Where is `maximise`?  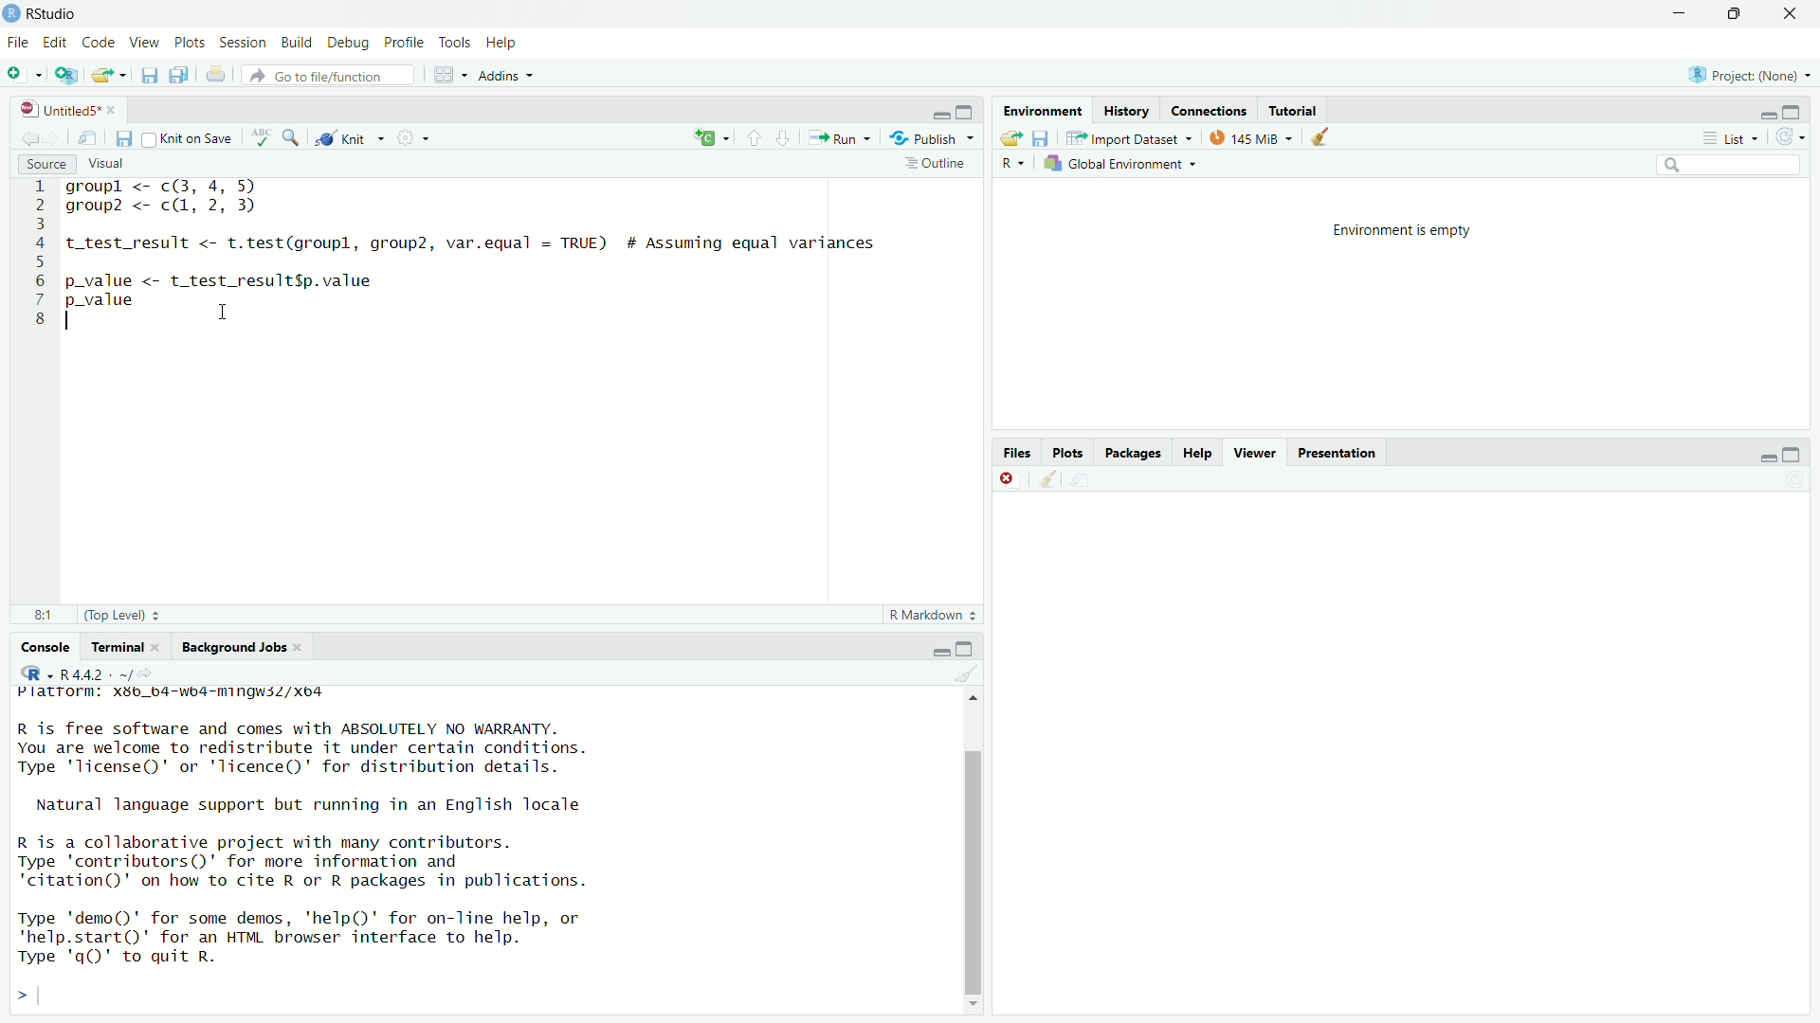
maximise is located at coordinates (966, 112).